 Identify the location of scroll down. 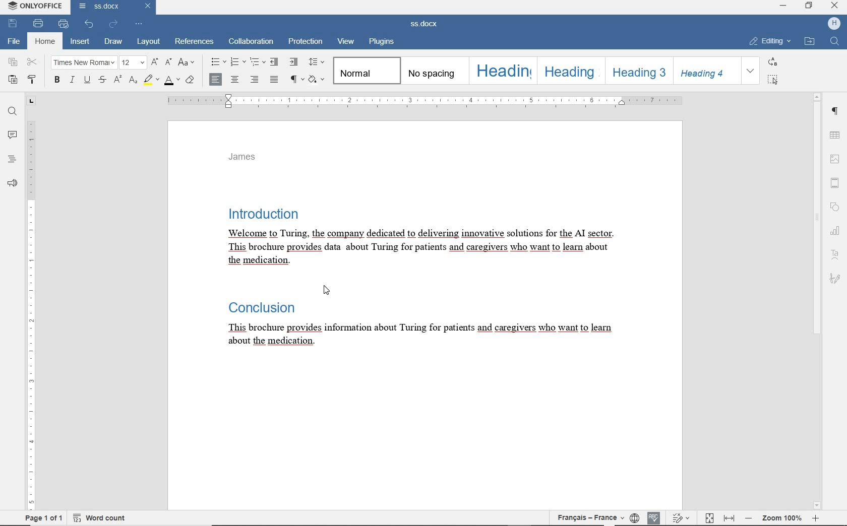
(817, 506).